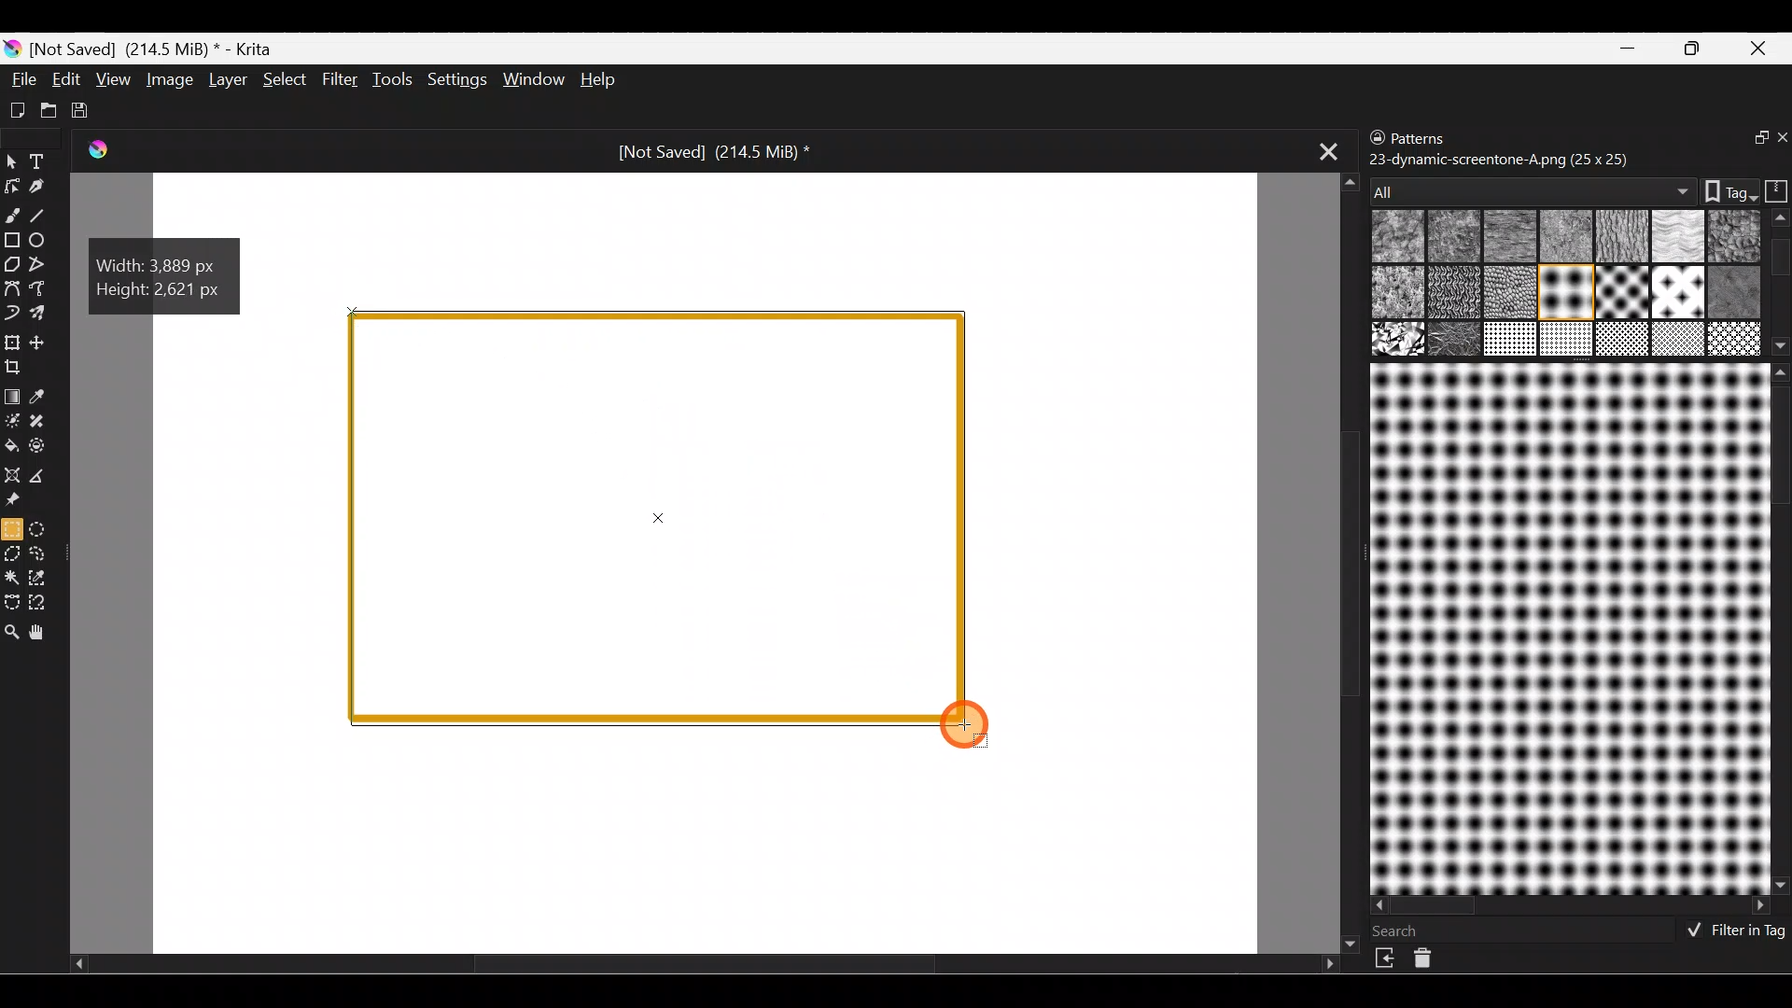  Describe the element at coordinates (12, 314) in the screenshot. I see `Dynamic brush tool` at that location.